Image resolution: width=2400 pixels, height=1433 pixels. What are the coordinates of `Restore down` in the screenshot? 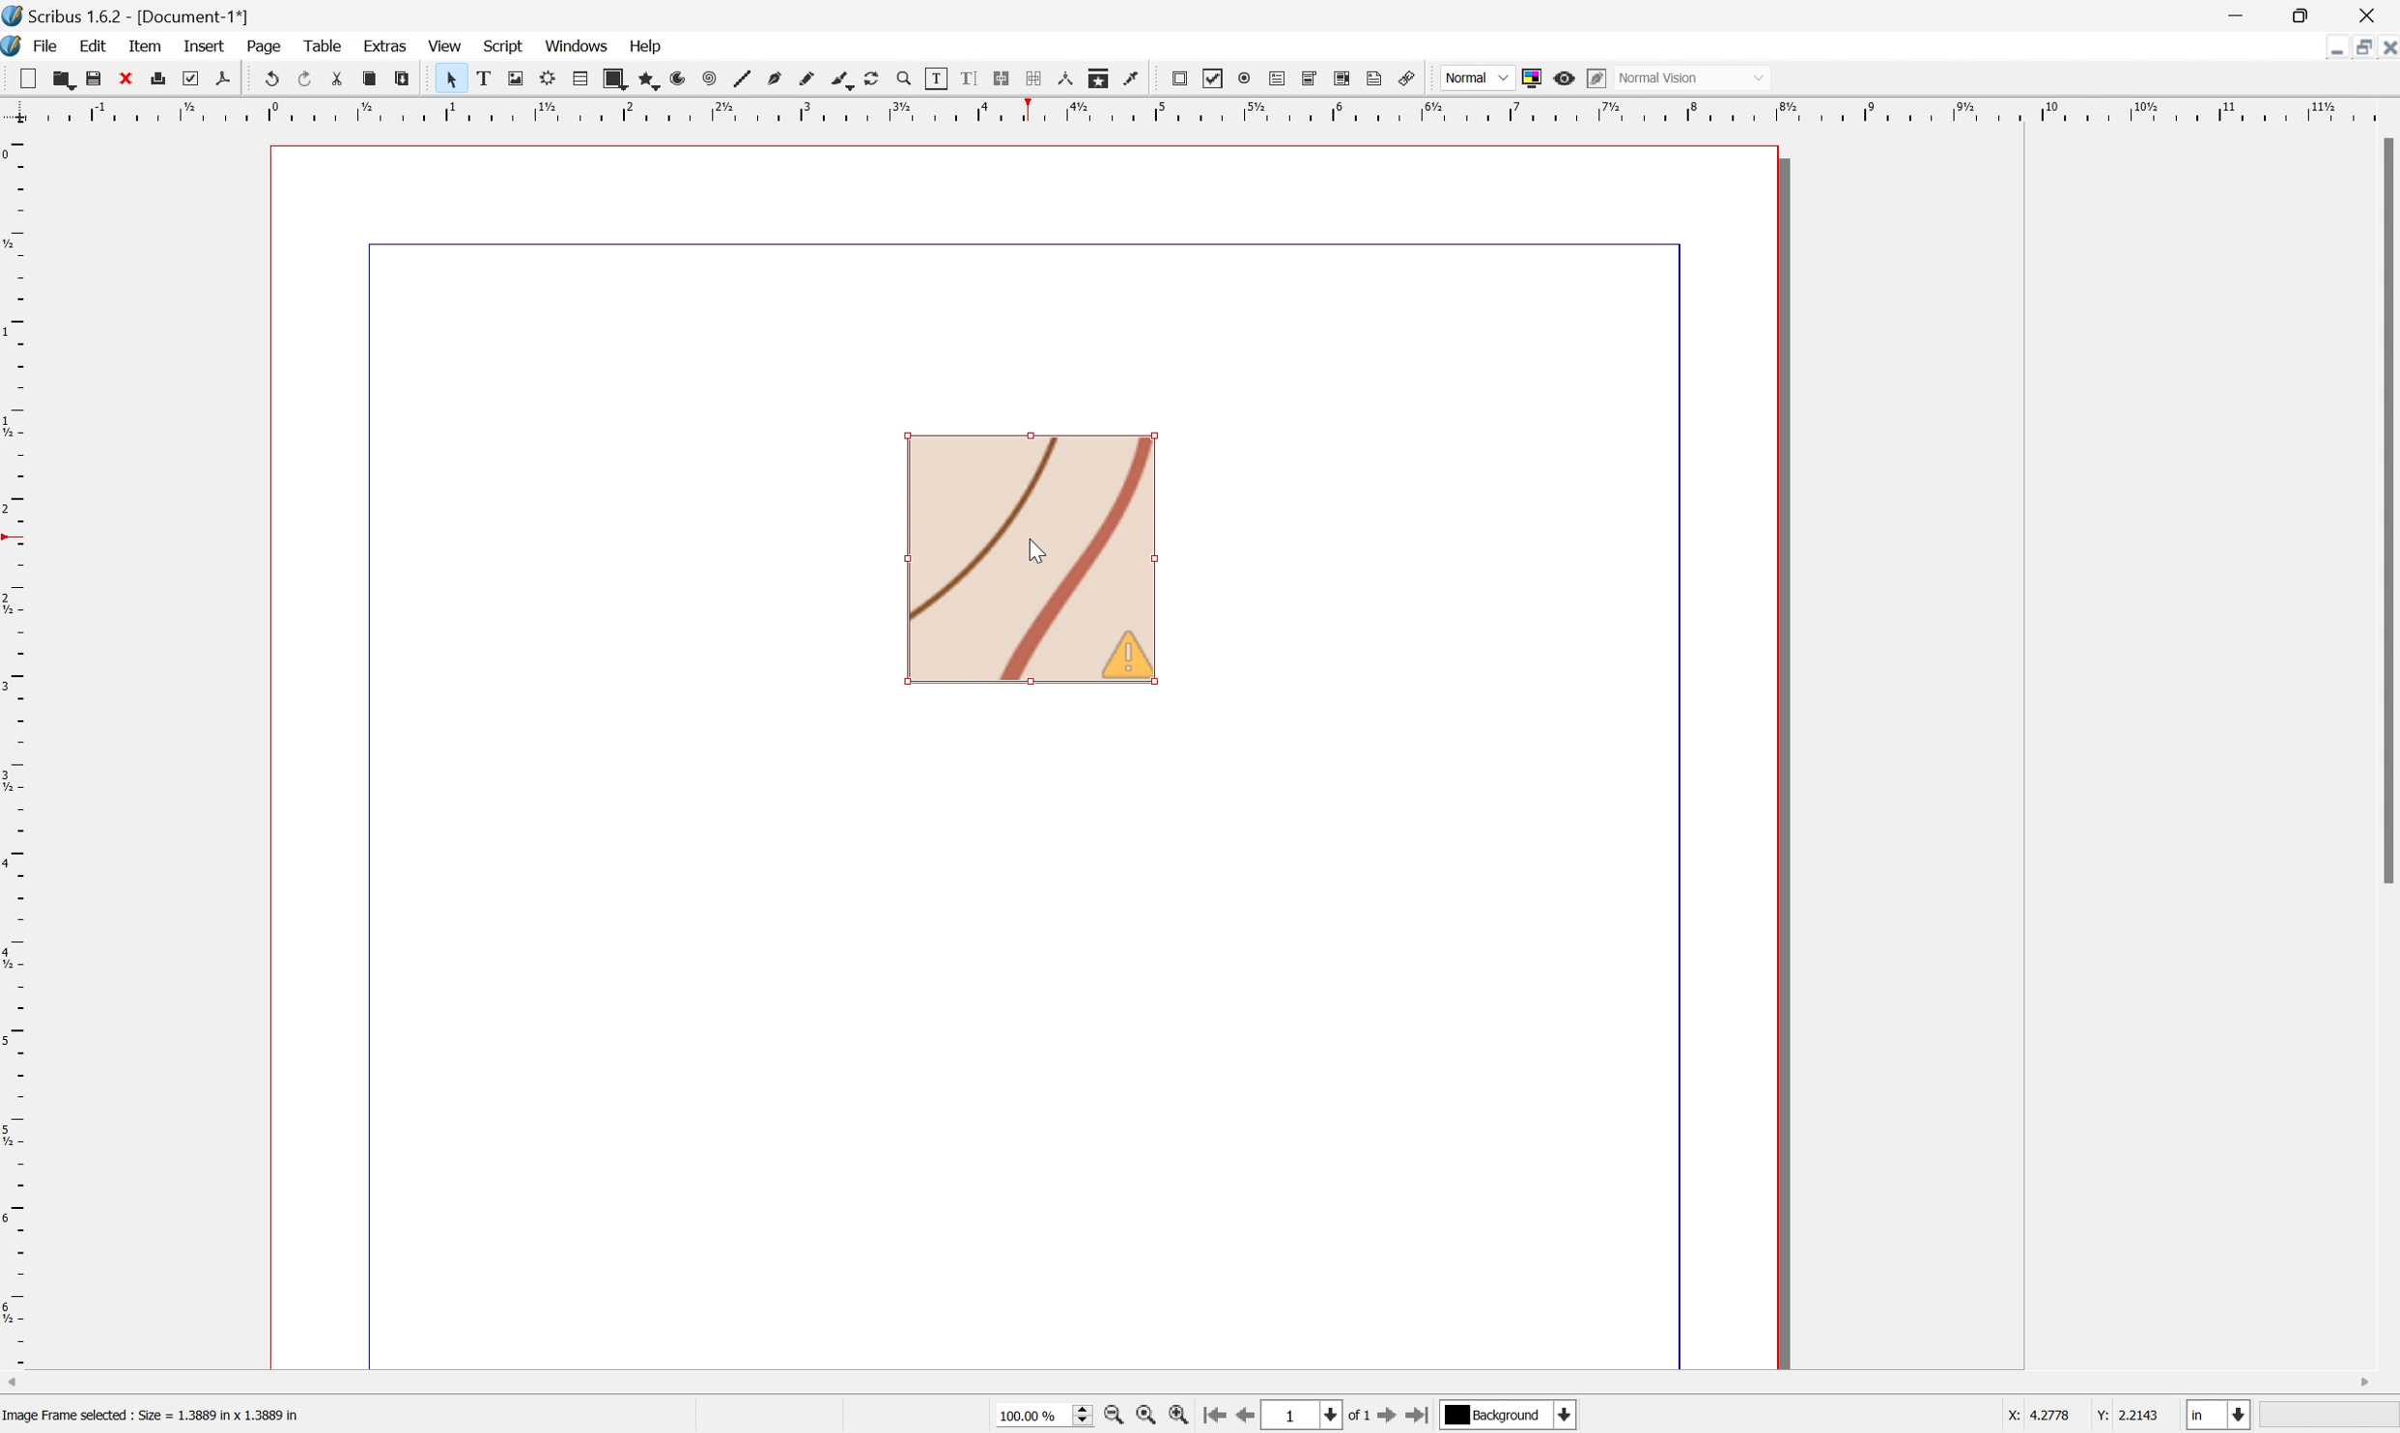 It's located at (2307, 14).